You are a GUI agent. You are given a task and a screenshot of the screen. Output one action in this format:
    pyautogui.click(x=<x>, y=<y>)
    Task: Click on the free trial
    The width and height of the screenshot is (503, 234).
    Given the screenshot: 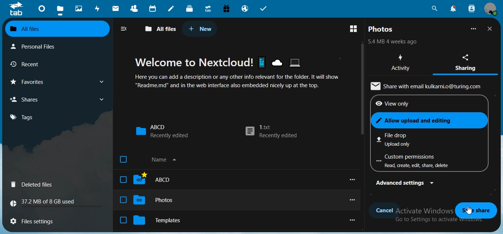 What is the action you would take?
    pyautogui.click(x=226, y=9)
    